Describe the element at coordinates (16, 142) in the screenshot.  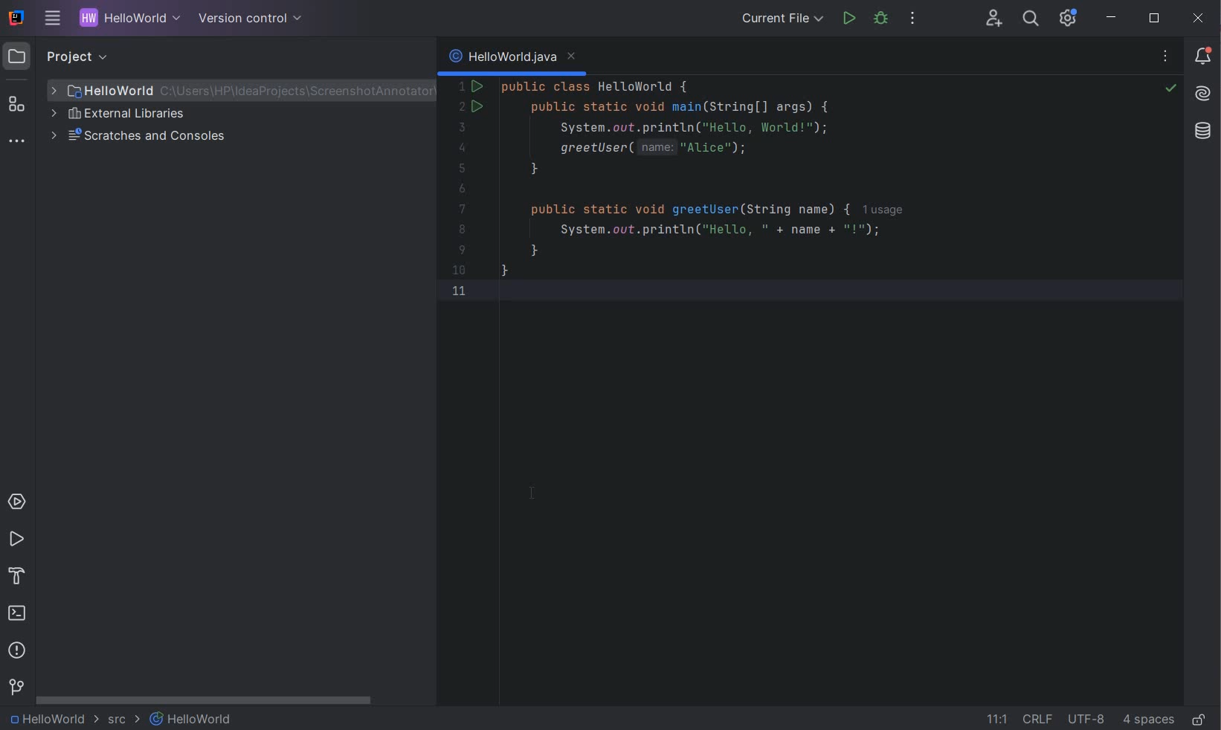
I see `MORE TOOL WINDOWS` at that location.